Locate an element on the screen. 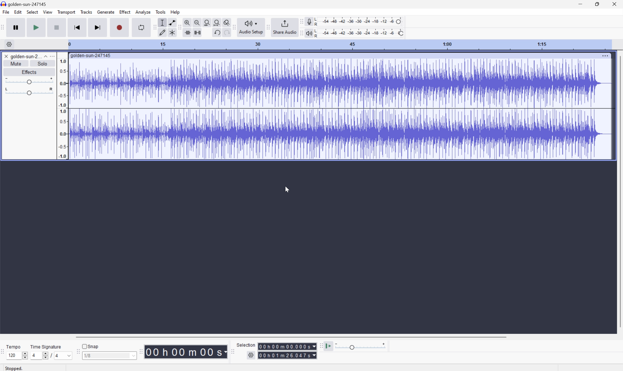 Image resolution: width=623 pixels, height=371 pixels. Share Audio is located at coordinates (284, 27).